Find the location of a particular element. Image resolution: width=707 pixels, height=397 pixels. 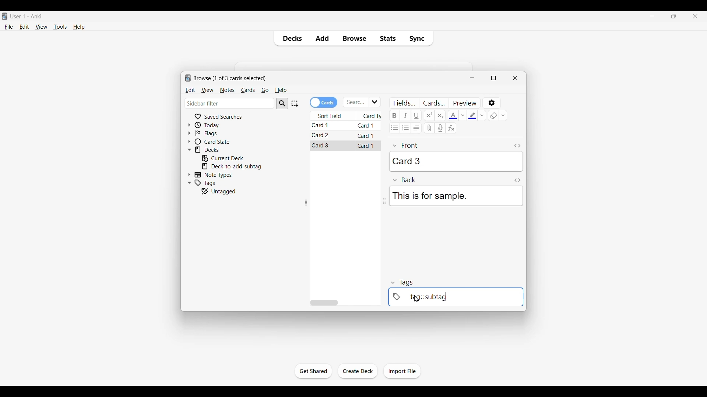

Card 1 is located at coordinates (323, 126).